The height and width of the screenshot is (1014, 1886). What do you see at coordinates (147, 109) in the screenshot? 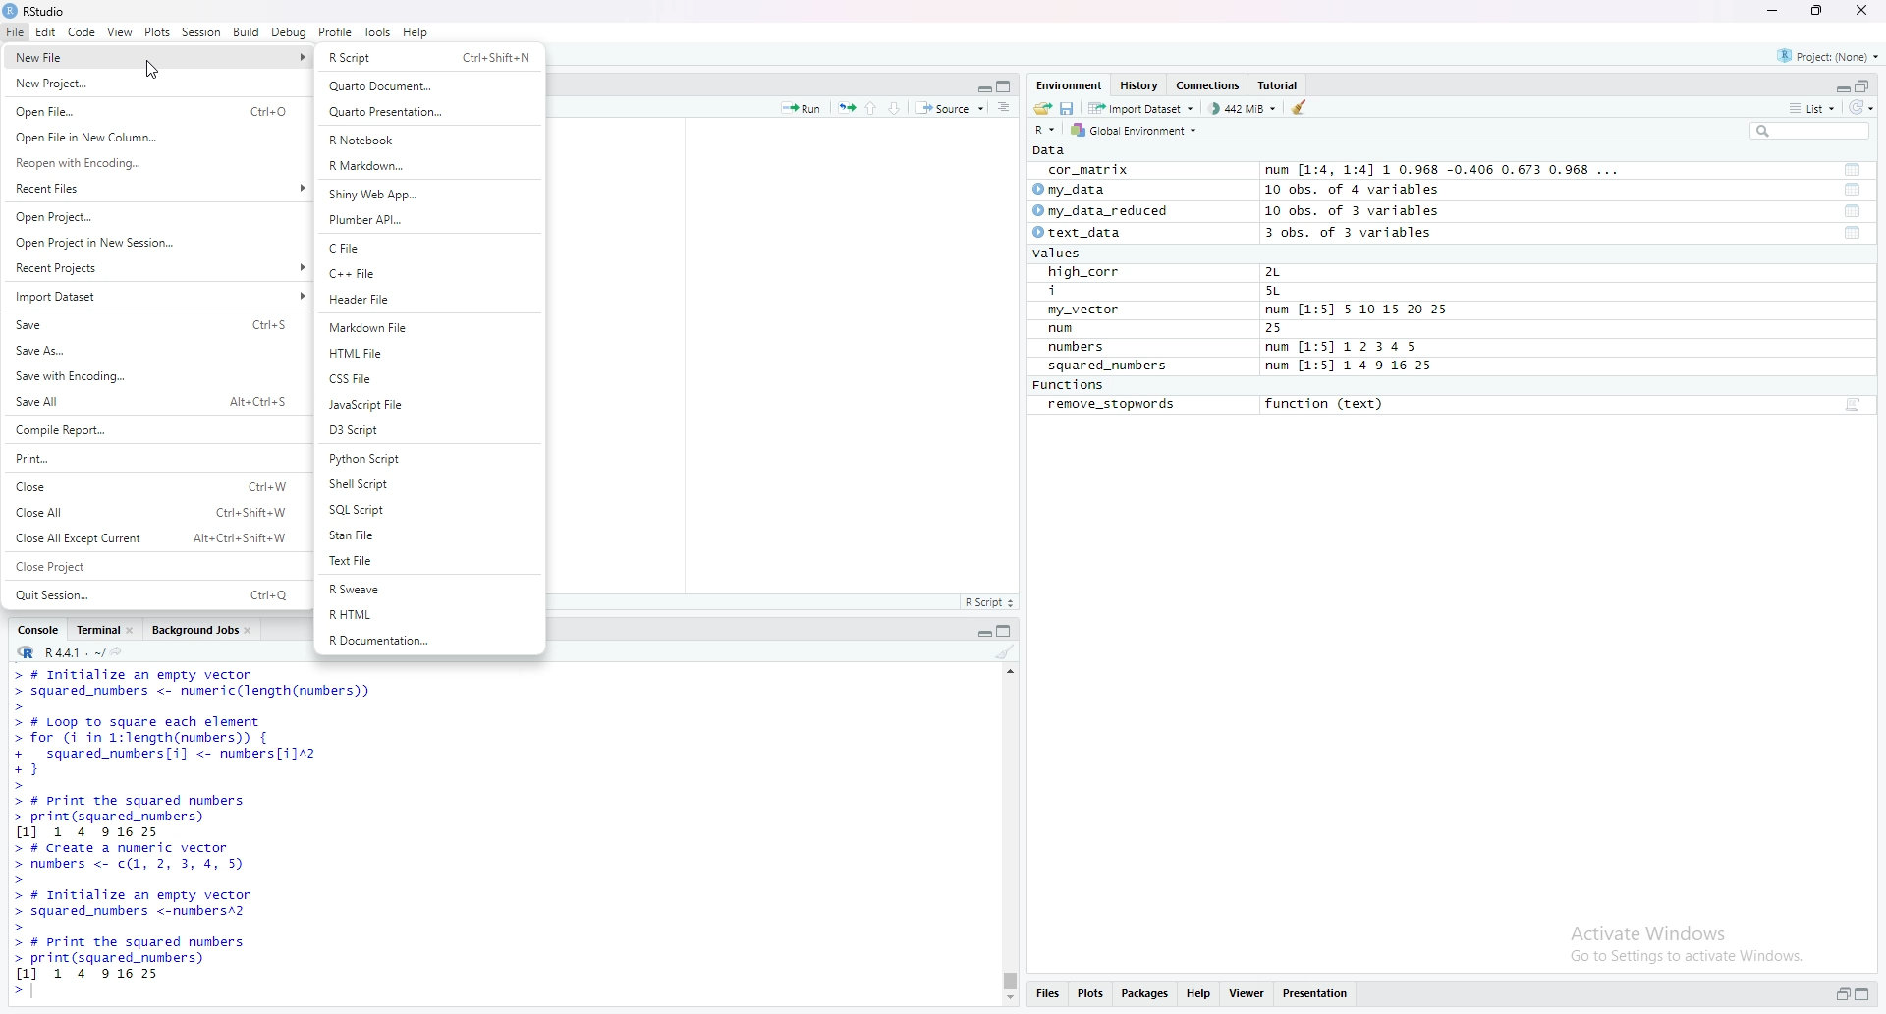
I see `‘Open File.` at bounding box center [147, 109].